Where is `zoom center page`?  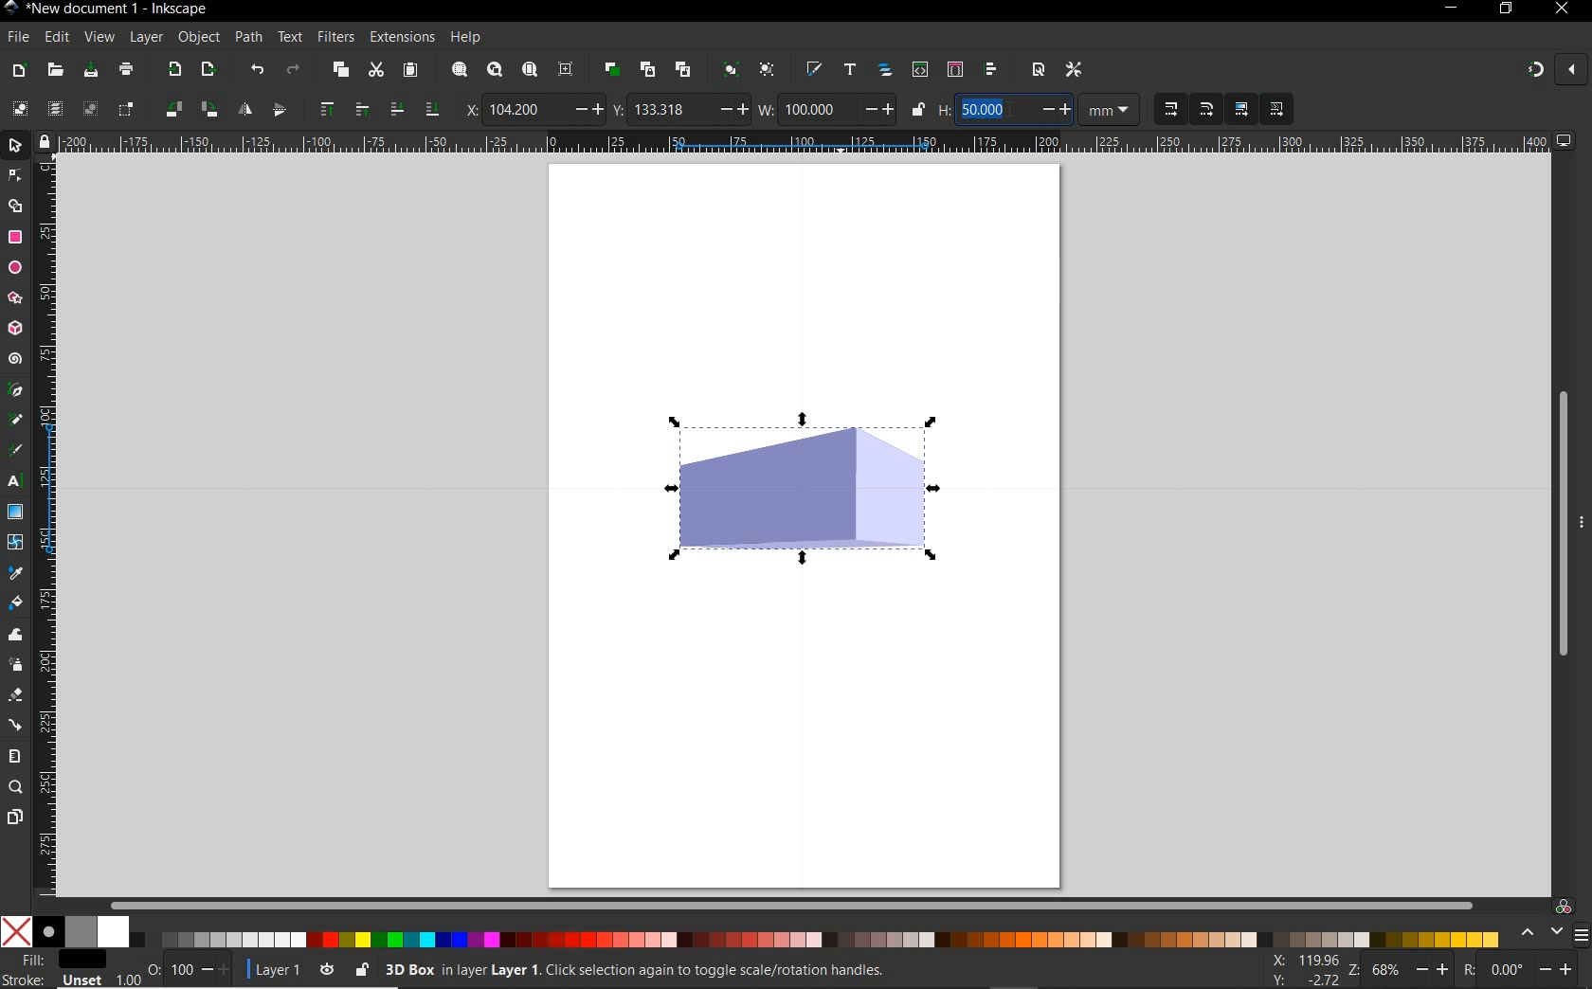
zoom center page is located at coordinates (565, 68).